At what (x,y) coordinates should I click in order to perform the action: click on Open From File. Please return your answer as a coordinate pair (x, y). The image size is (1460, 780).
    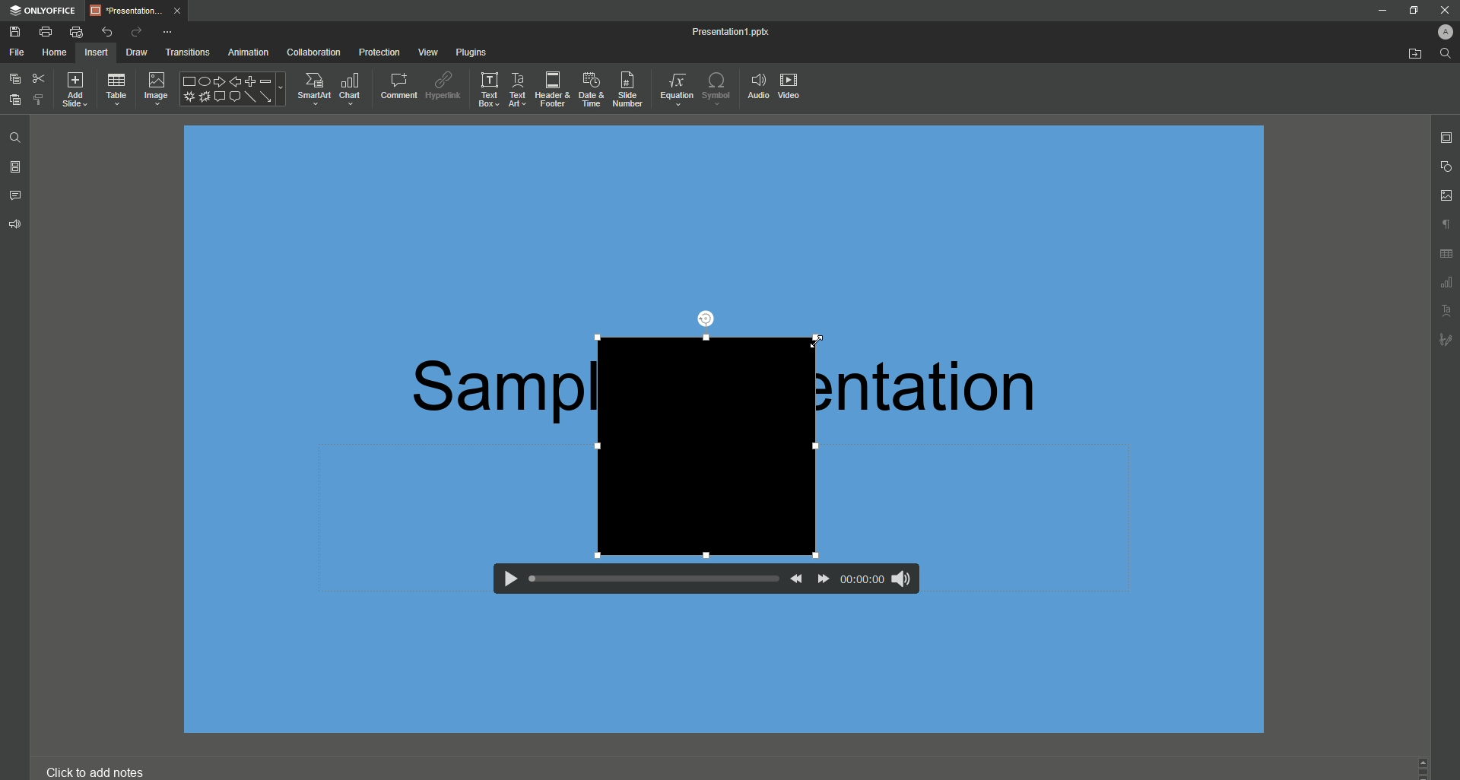
    Looking at the image, I should click on (1411, 53).